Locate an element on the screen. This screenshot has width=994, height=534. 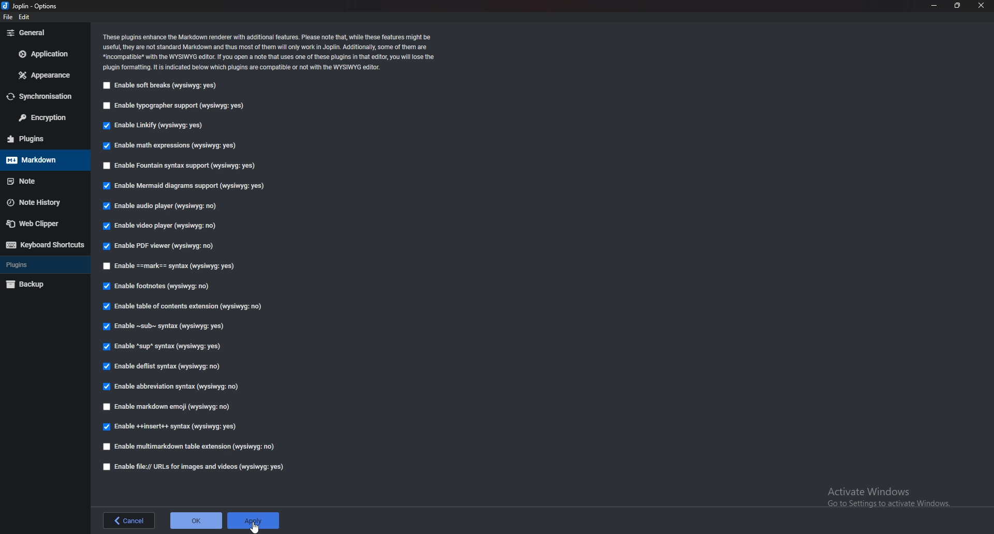
enable insert syntax is located at coordinates (170, 427).